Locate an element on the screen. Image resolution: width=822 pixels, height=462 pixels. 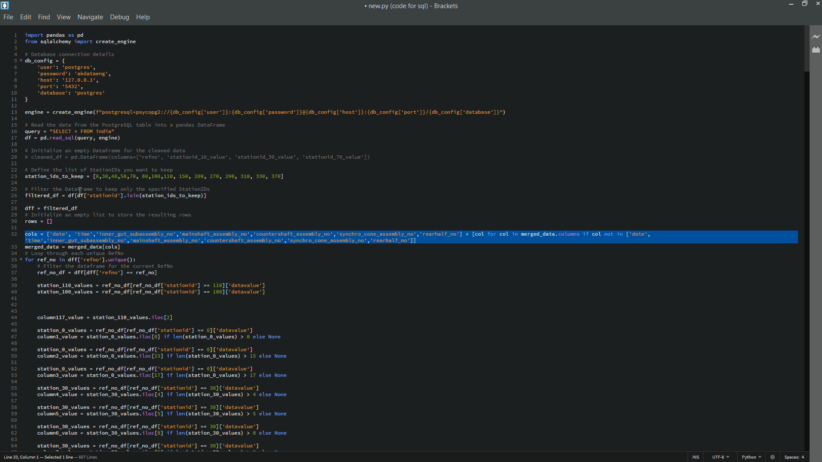
text wrap is located at coordinates (410, 236).